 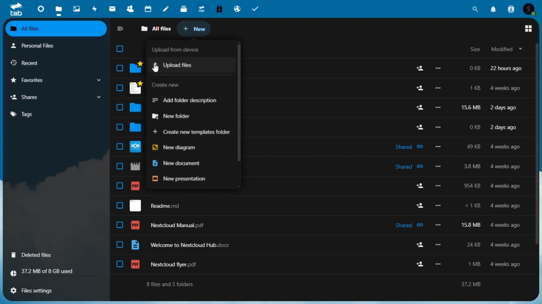 What do you see at coordinates (185, 245) in the screenshot?
I see `welcome to nextcloud hub.docx` at bounding box center [185, 245].